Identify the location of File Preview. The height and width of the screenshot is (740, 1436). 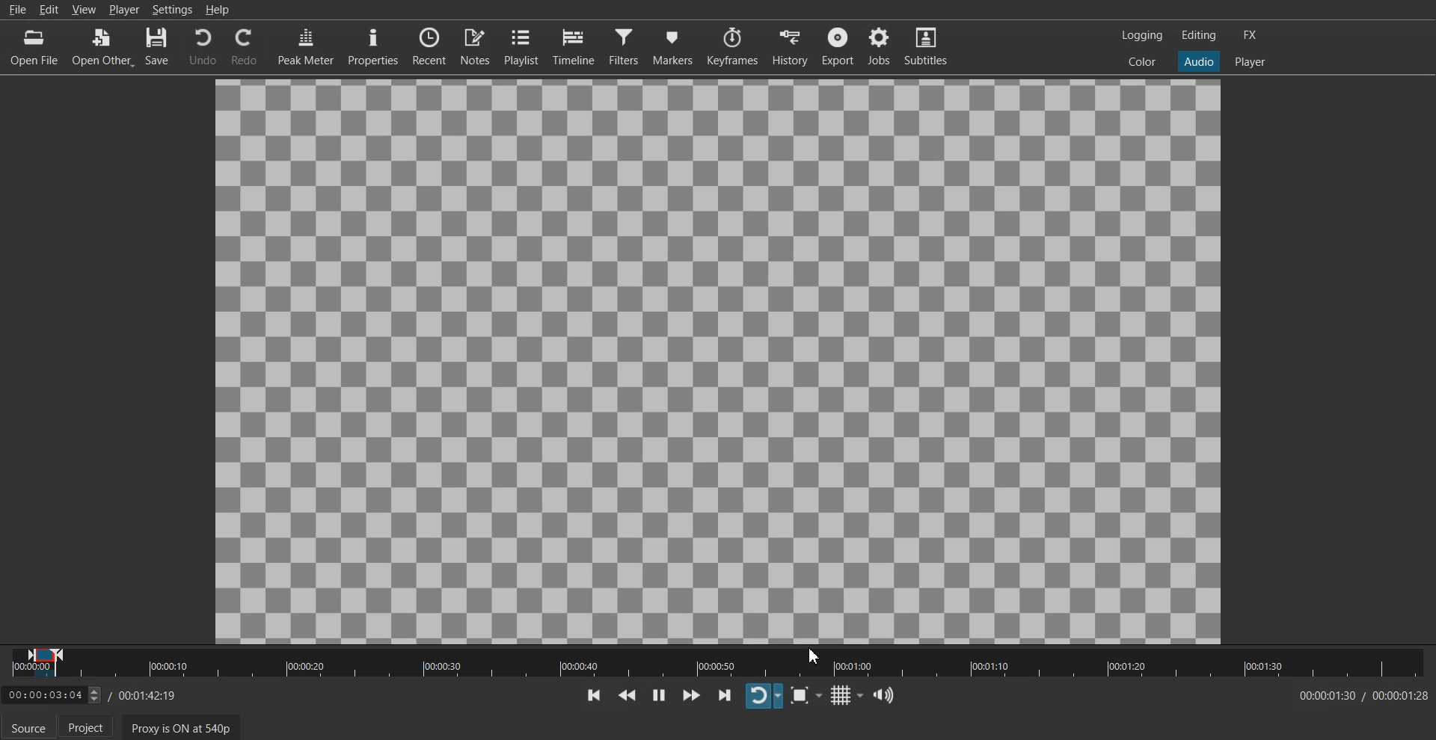
(718, 360).